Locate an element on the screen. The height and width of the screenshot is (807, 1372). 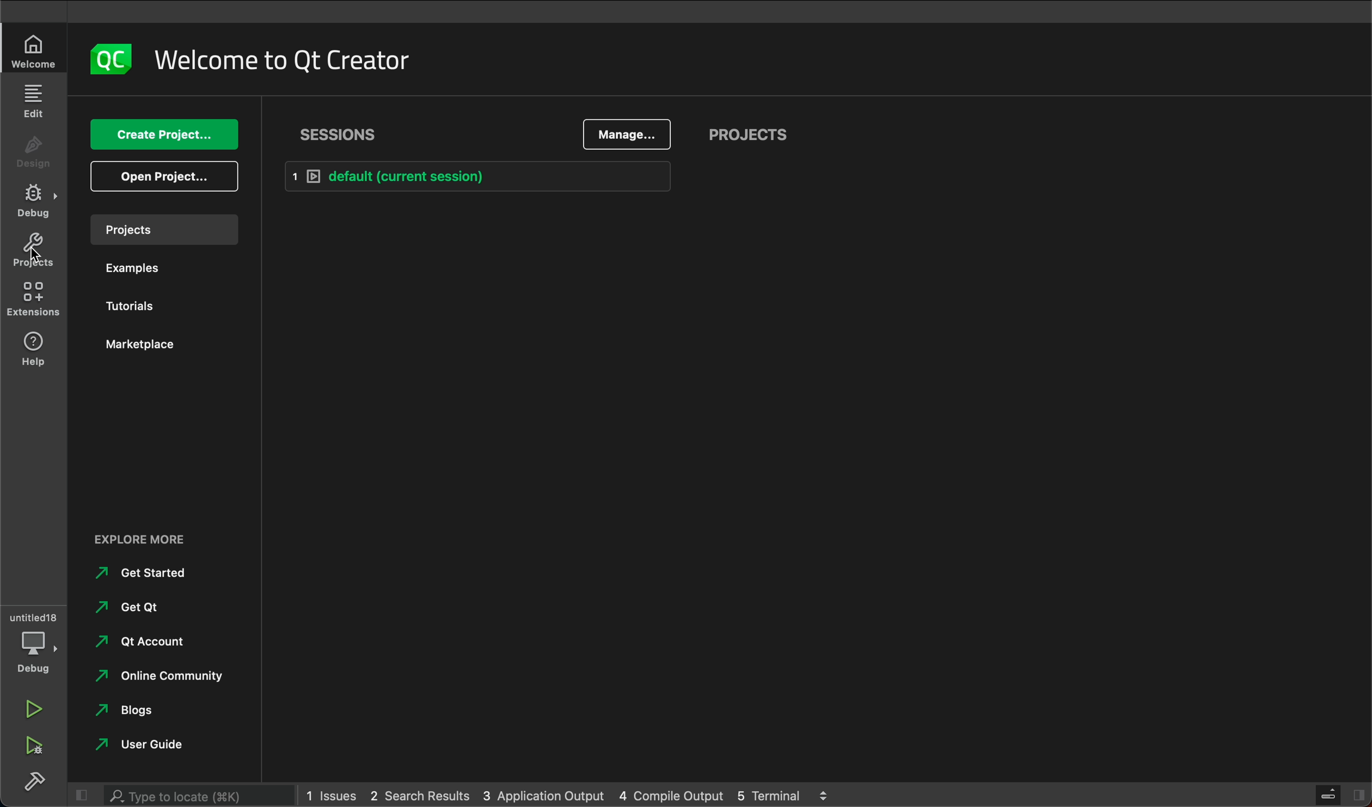
projects is located at coordinates (163, 230).